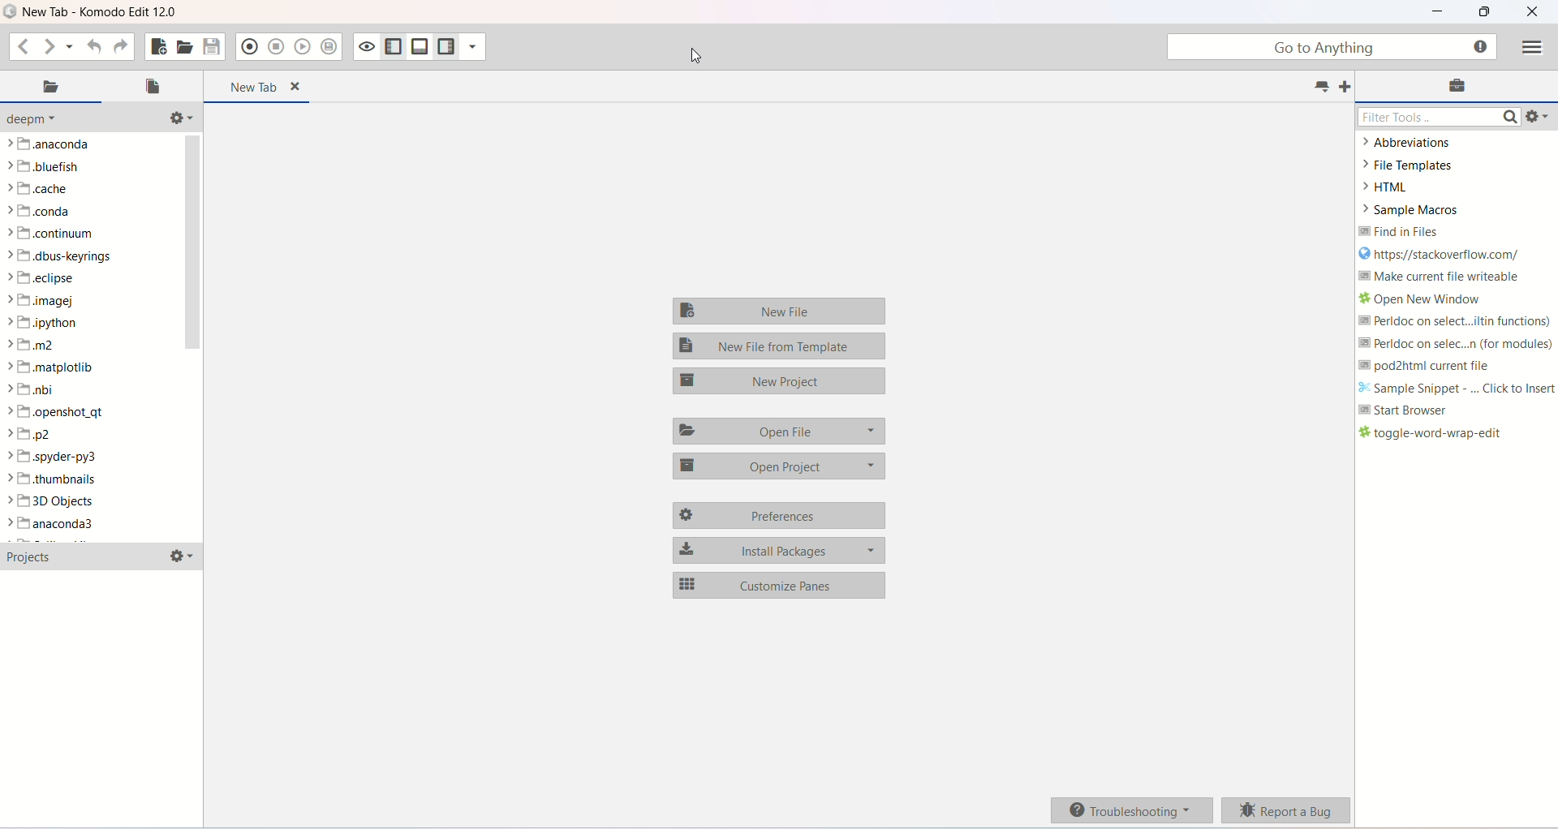 The image size is (1558, 829). Describe the element at coordinates (121, 46) in the screenshot. I see `redo` at that location.